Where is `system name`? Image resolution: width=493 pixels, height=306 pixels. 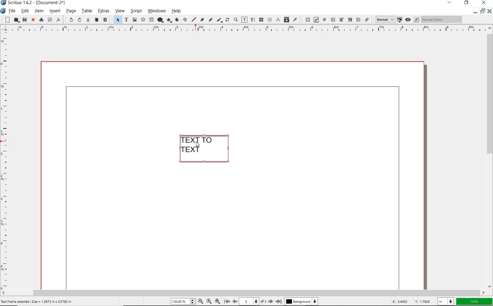 system name is located at coordinates (38, 3).